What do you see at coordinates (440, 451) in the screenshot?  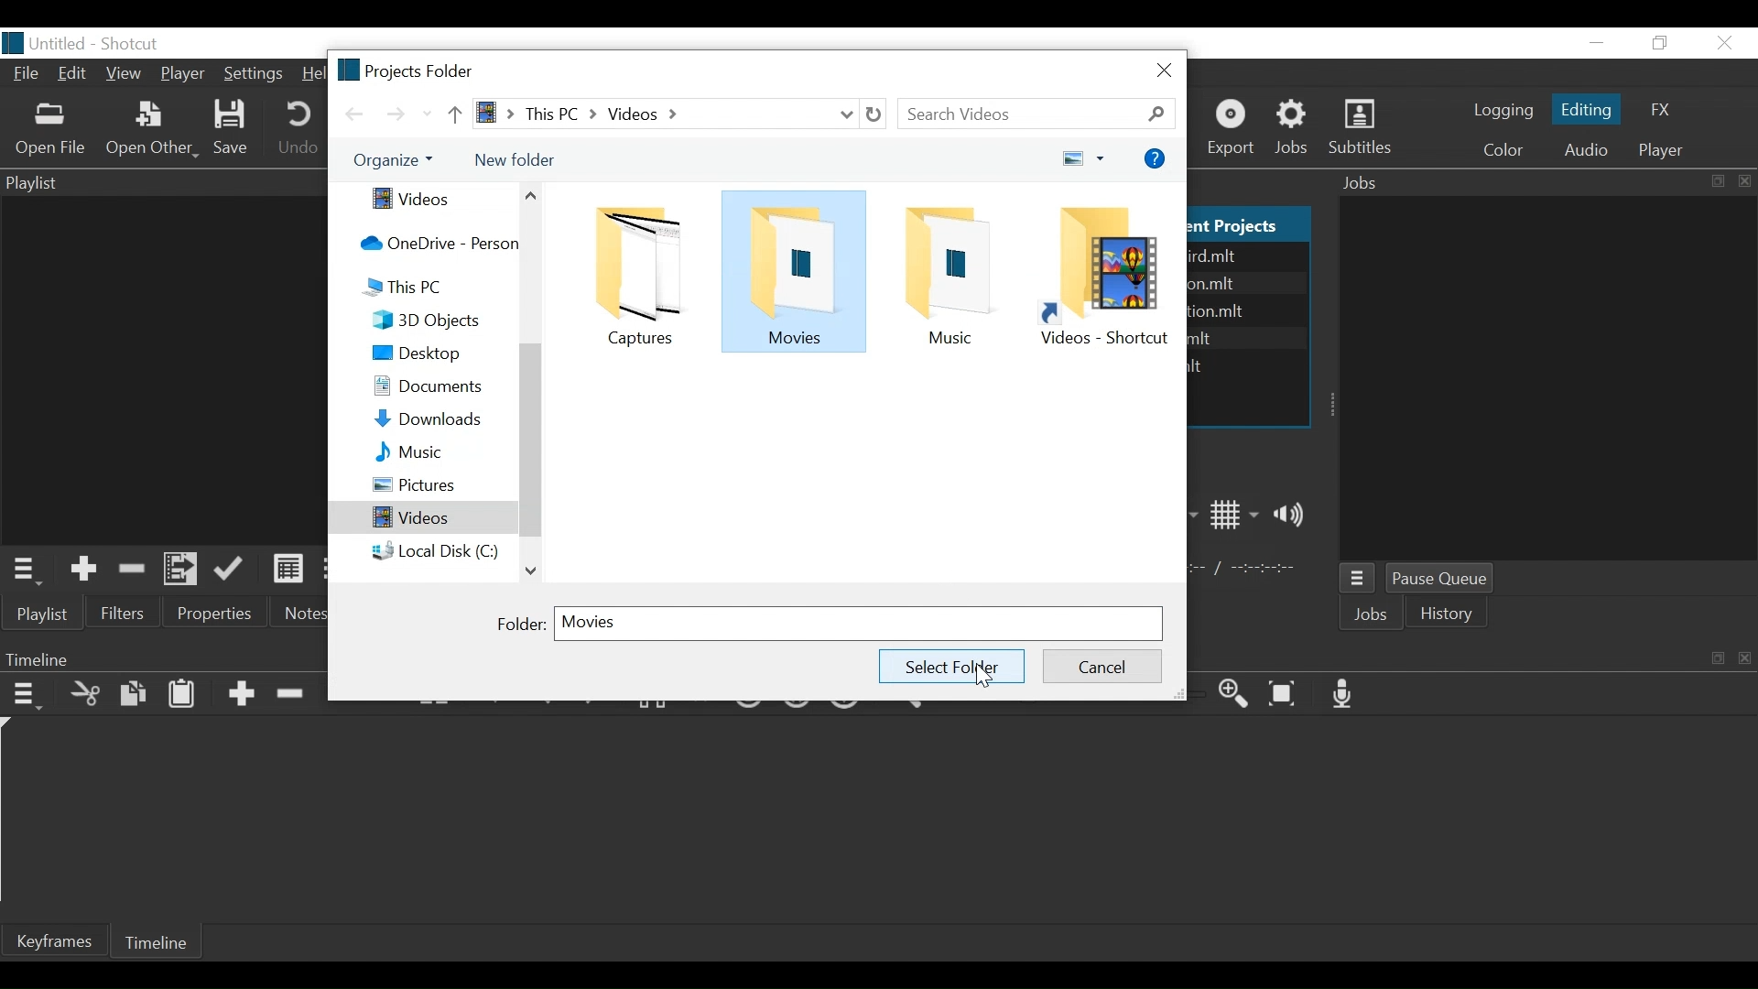 I see `Music` at bounding box center [440, 451].